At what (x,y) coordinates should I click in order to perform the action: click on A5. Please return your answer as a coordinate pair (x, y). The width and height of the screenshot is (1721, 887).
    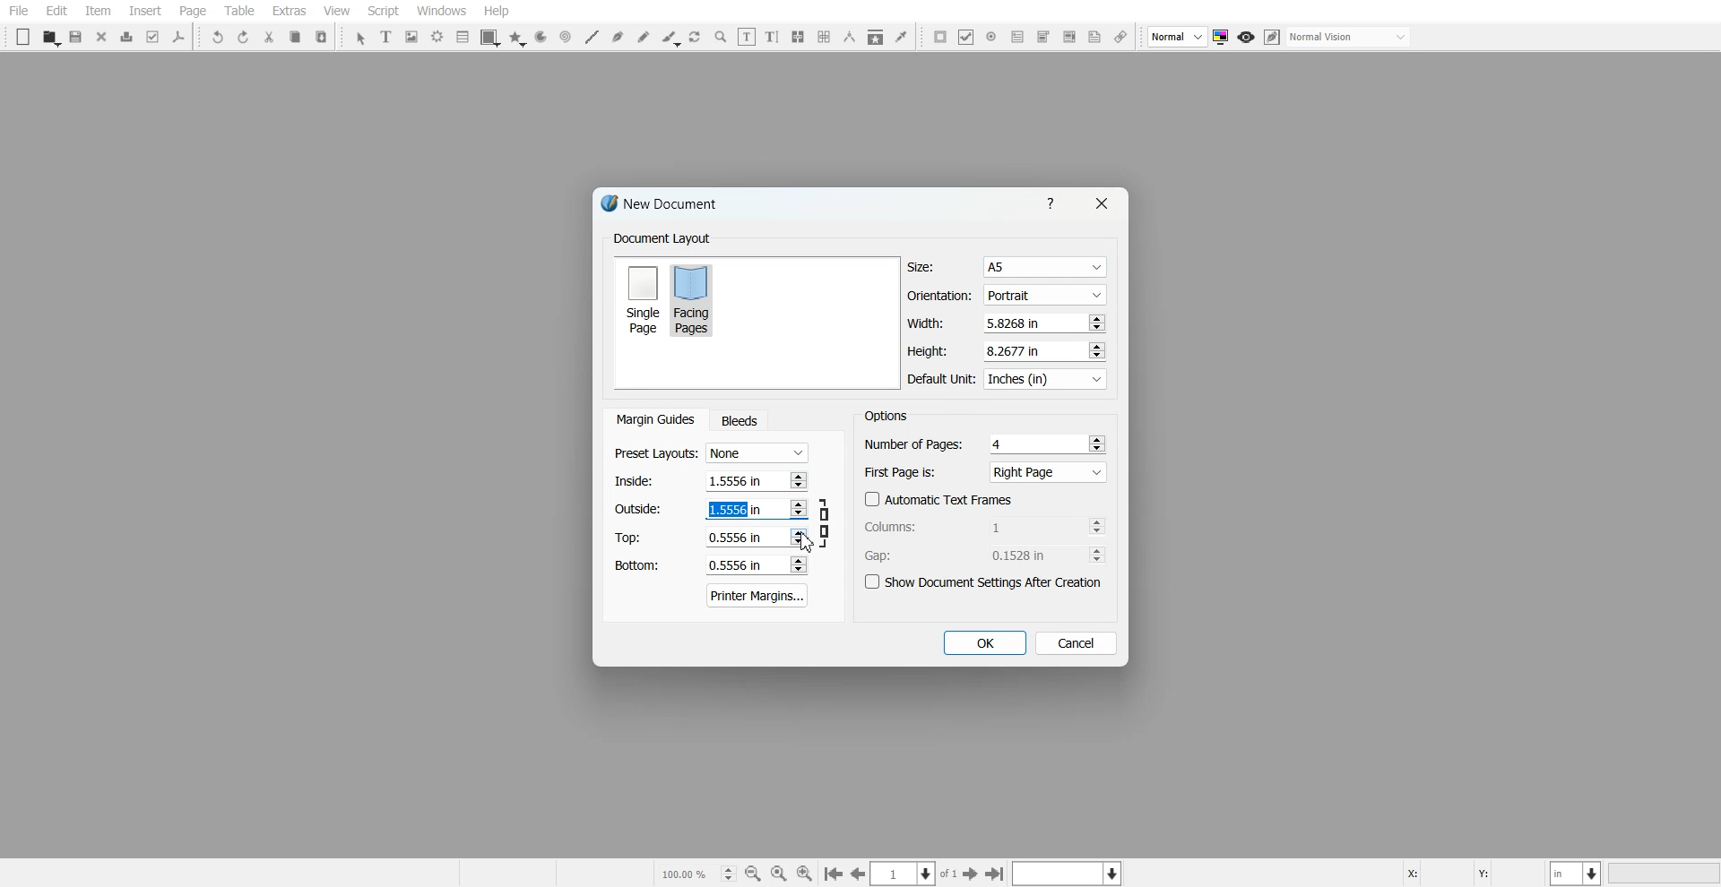
    Looking at the image, I should click on (1043, 268).